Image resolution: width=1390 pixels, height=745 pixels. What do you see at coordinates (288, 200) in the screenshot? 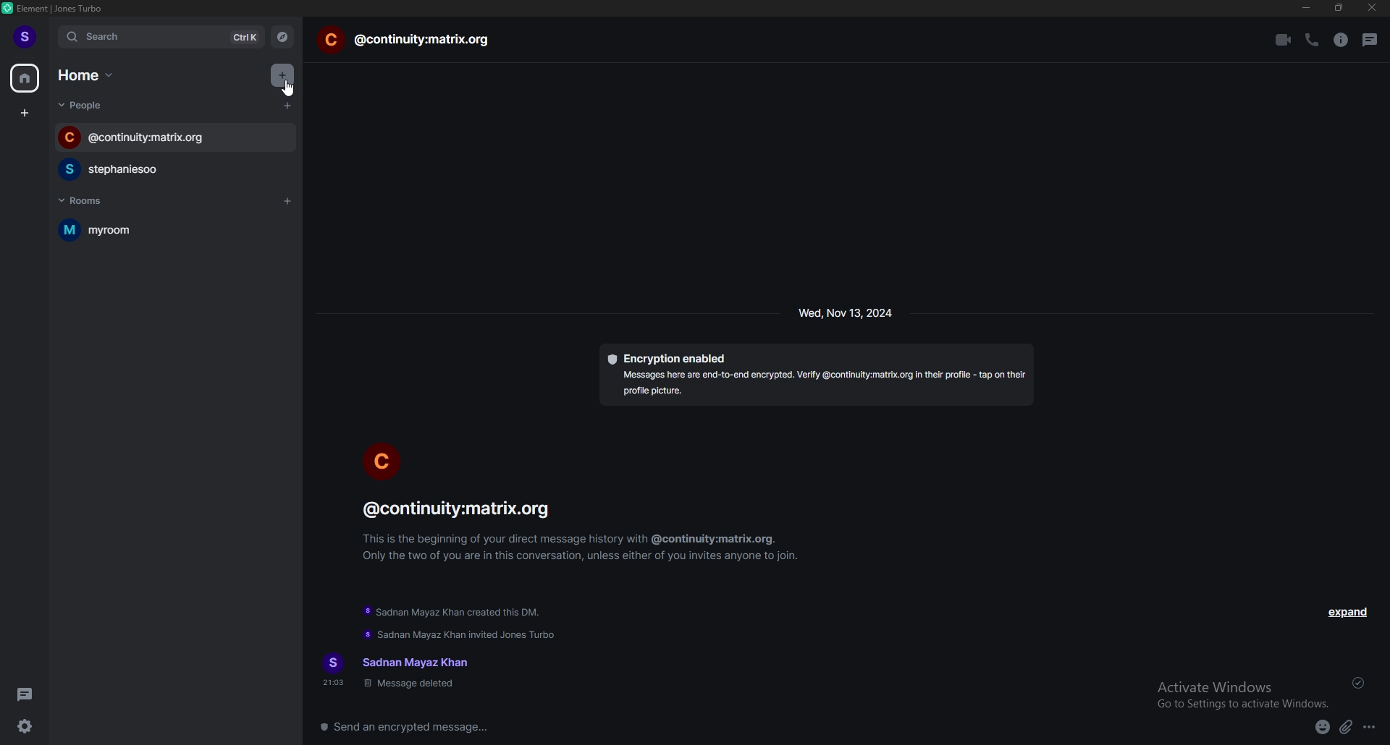
I see `add room` at bounding box center [288, 200].